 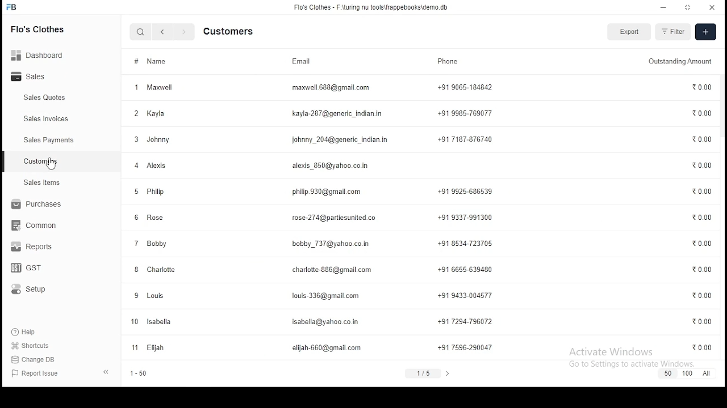 I want to click on phone, so click(x=449, y=62).